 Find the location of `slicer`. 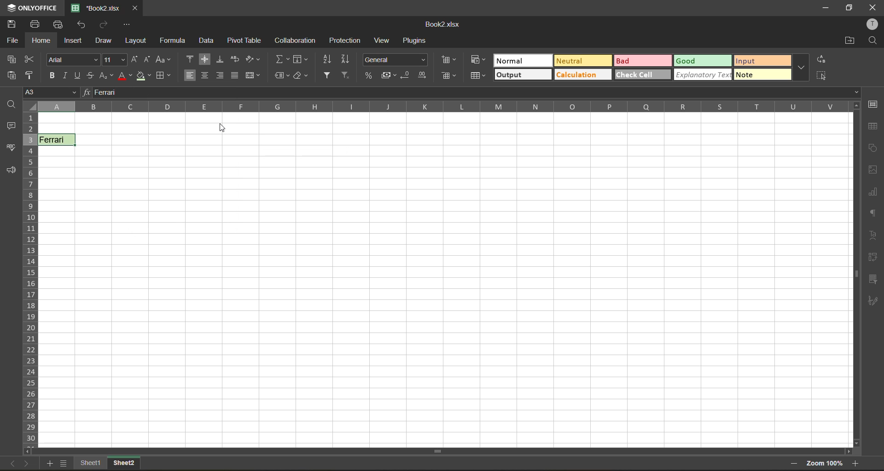

slicer is located at coordinates (875, 279).